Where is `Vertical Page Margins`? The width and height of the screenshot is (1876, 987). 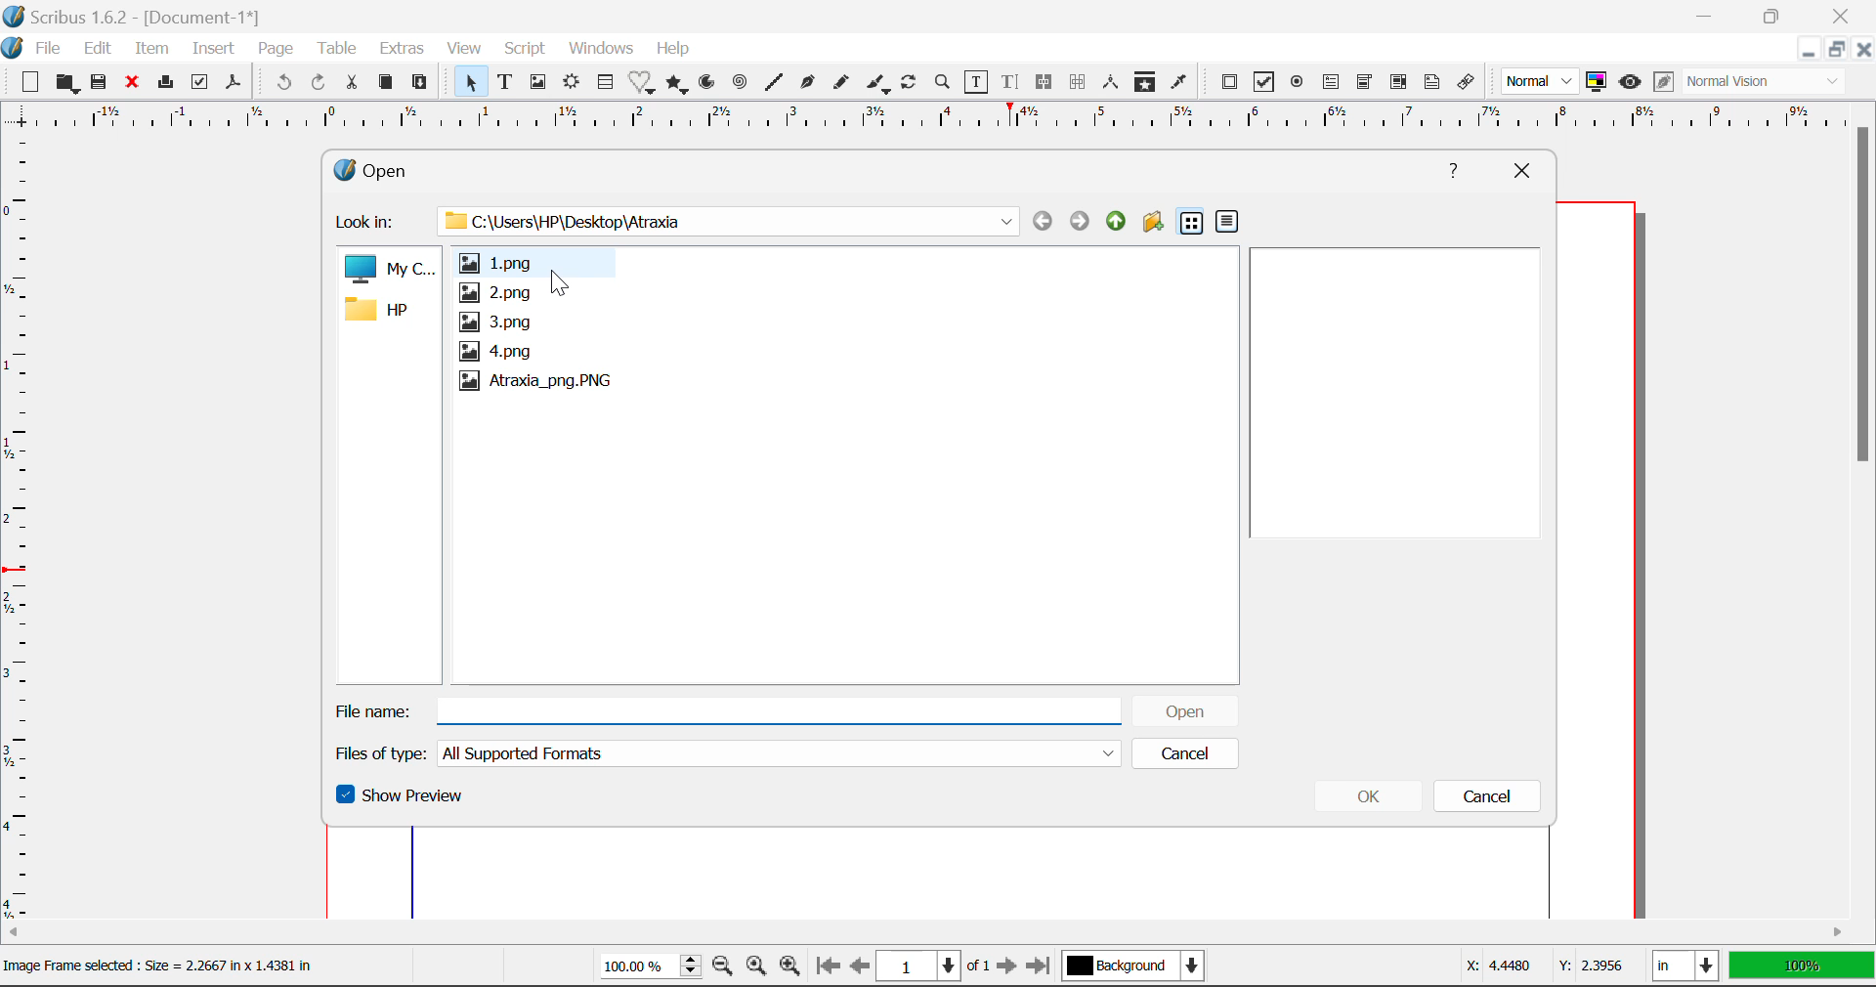
Vertical Page Margins is located at coordinates (921, 120).